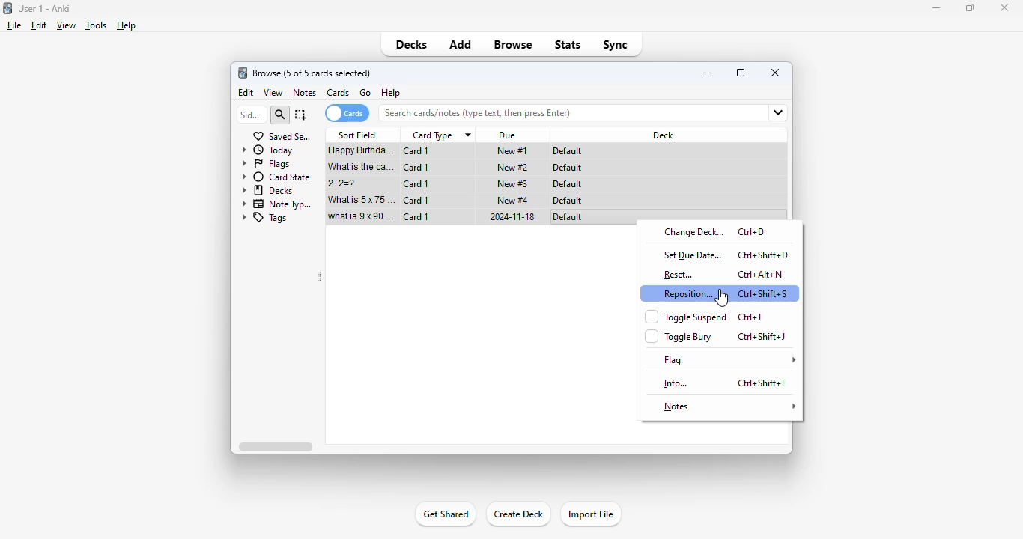 The width and height of the screenshot is (1023, 539). I want to click on cards, so click(338, 93).